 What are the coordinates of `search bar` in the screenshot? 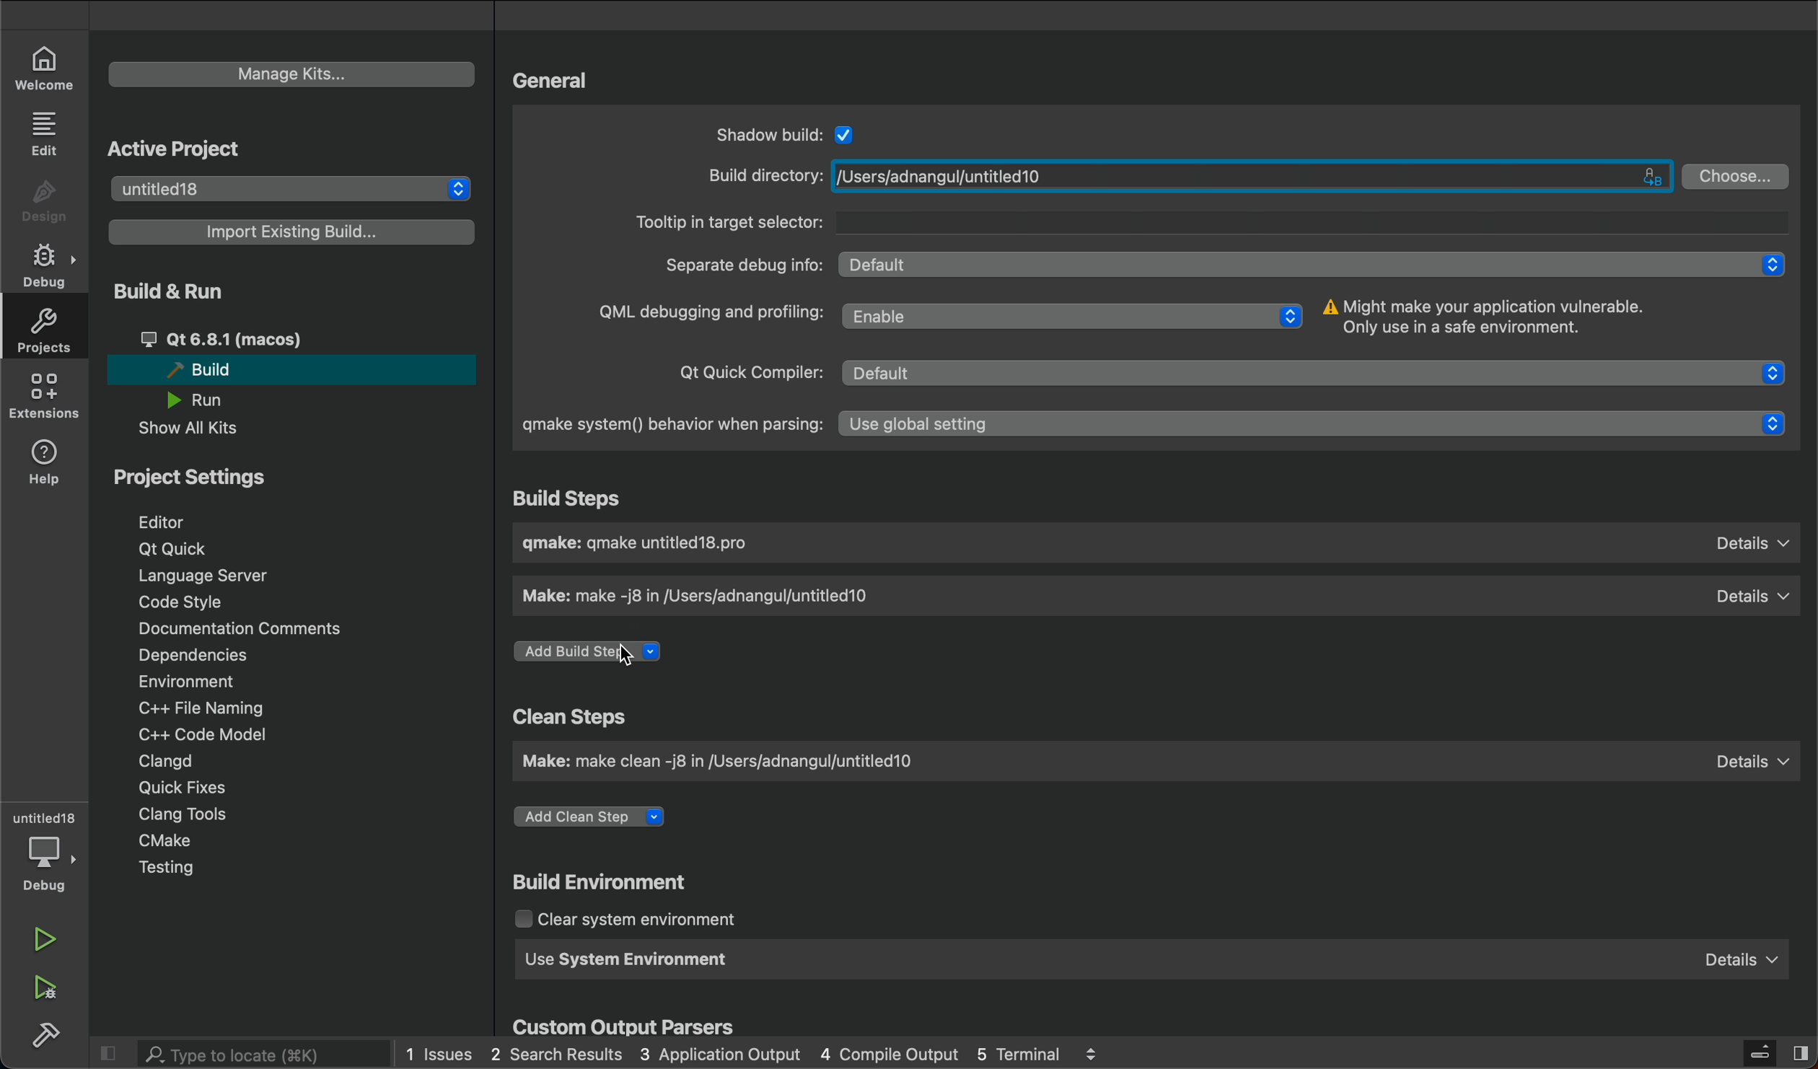 It's located at (250, 1053).